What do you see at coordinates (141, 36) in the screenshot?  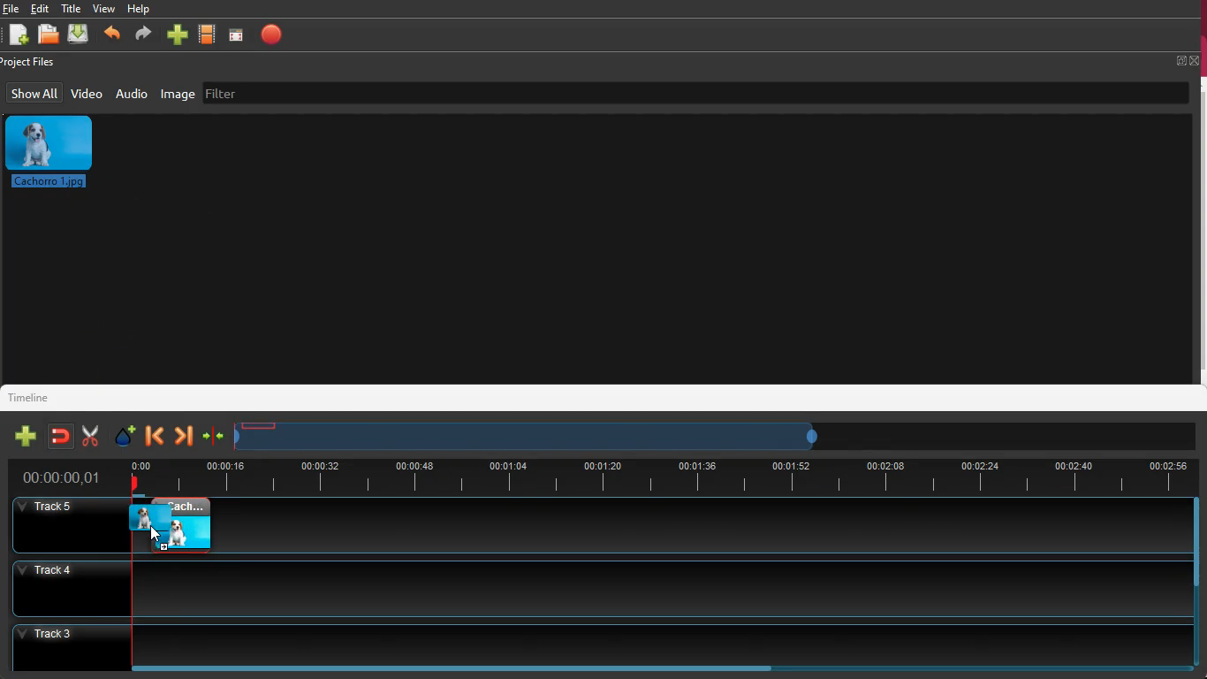 I see `forward` at bounding box center [141, 36].